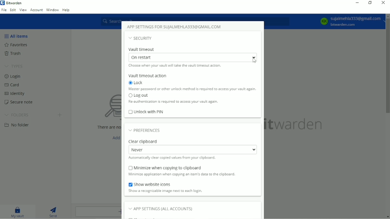  What do you see at coordinates (17, 114) in the screenshot?
I see `Folders` at bounding box center [17, 114].